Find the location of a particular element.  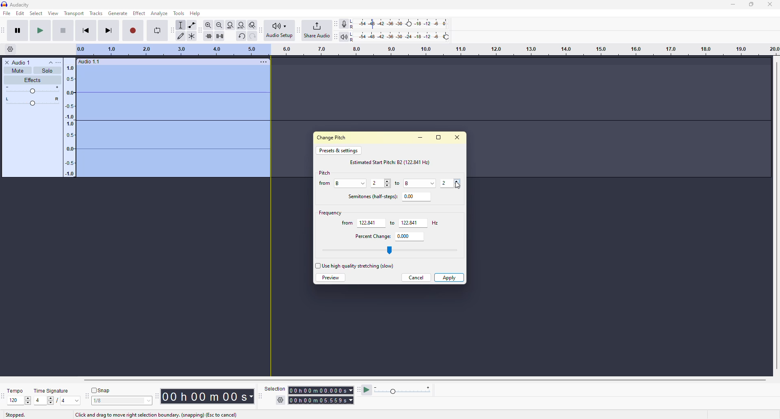

audio setup toolbar is located at coordinates (262, 30).